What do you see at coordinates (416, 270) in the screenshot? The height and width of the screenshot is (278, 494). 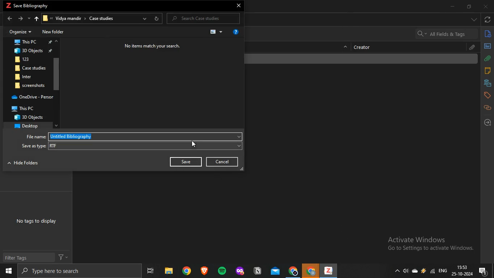 I see `cloud` at bounding box center [416, 270].